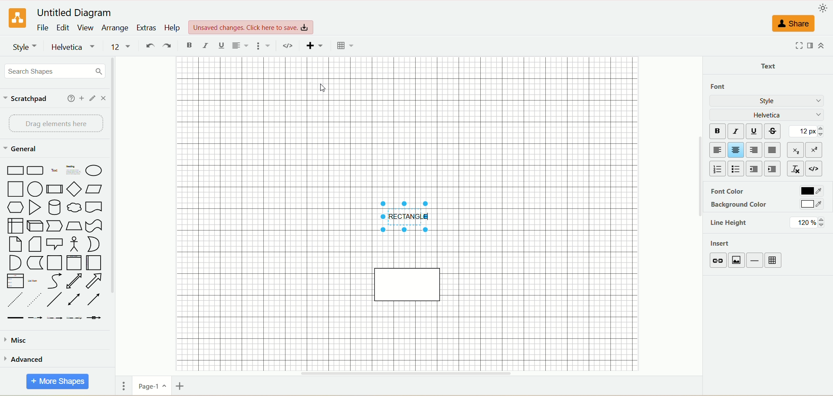 The width and height of the screenshot is (833, 396). Describe the element at coordinates (64, 27) in the screenshot. I see `edit` at that location.